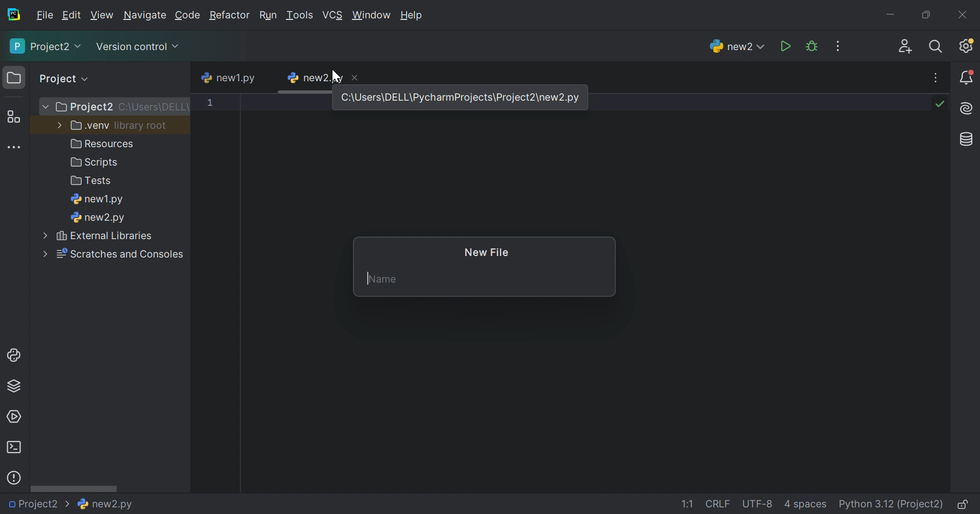  What do you see at coordinates (964, 506) in the screenshot?
I see `Make file read-only` at bounding box center [964, 506].